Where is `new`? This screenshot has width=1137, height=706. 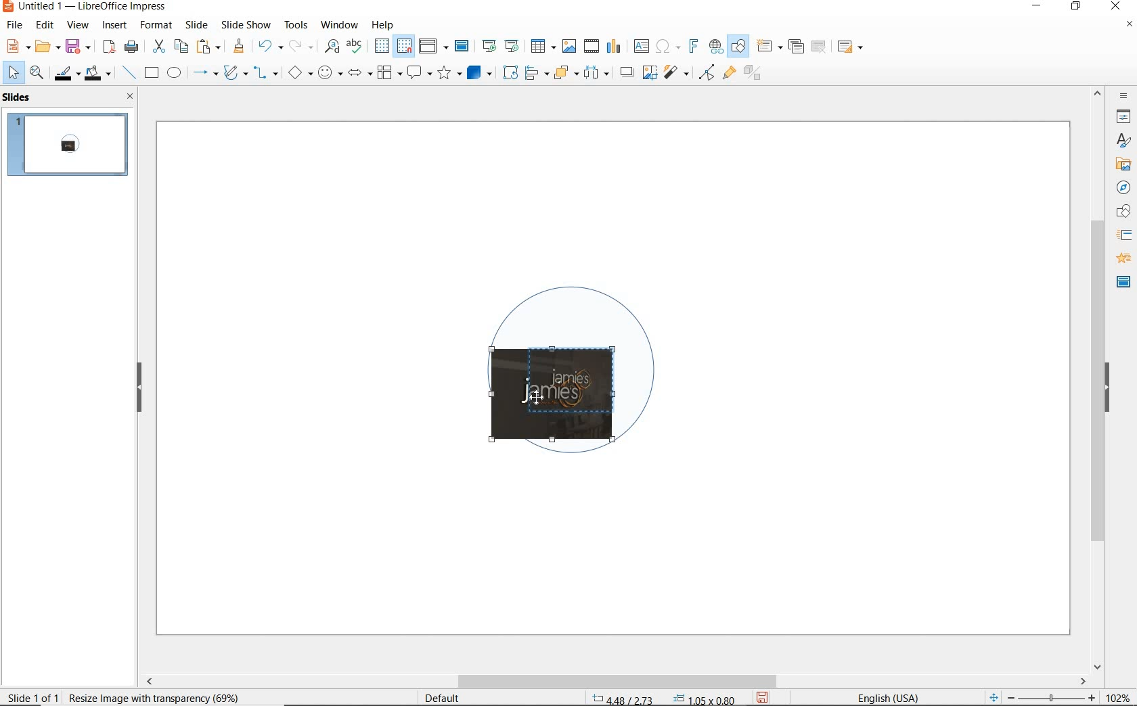
new is located at coordinates (16, 45).